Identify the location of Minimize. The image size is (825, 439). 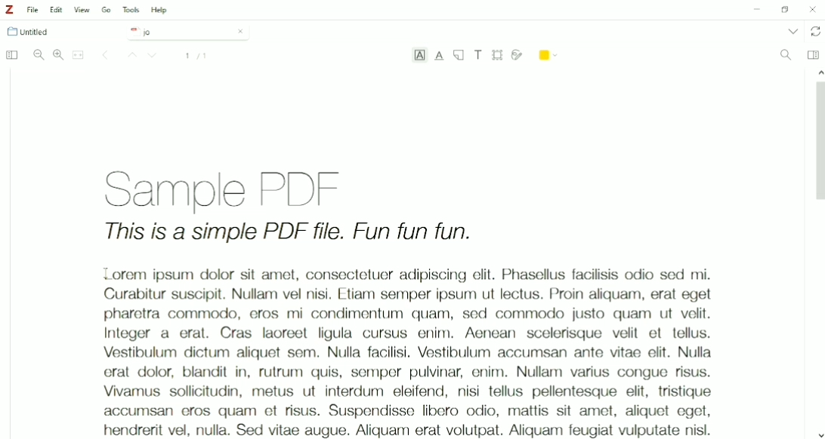
(755, 11).